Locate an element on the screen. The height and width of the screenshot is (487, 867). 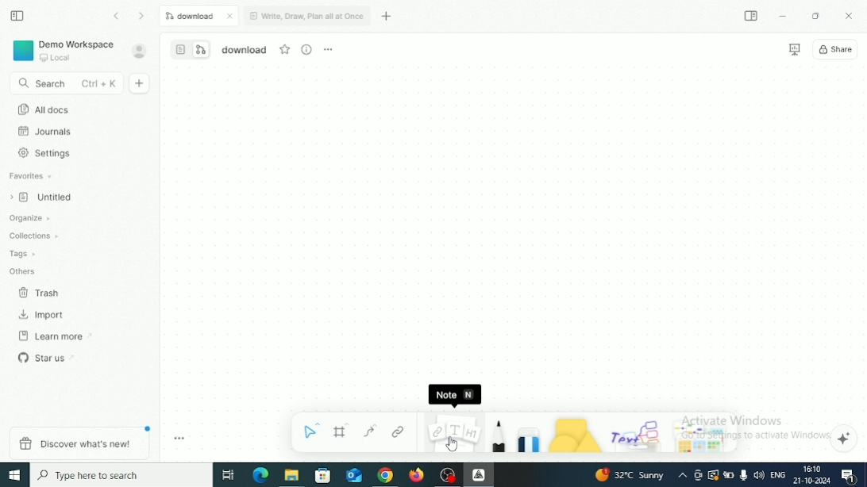
Meet Now is located at coordinates (698, 475).